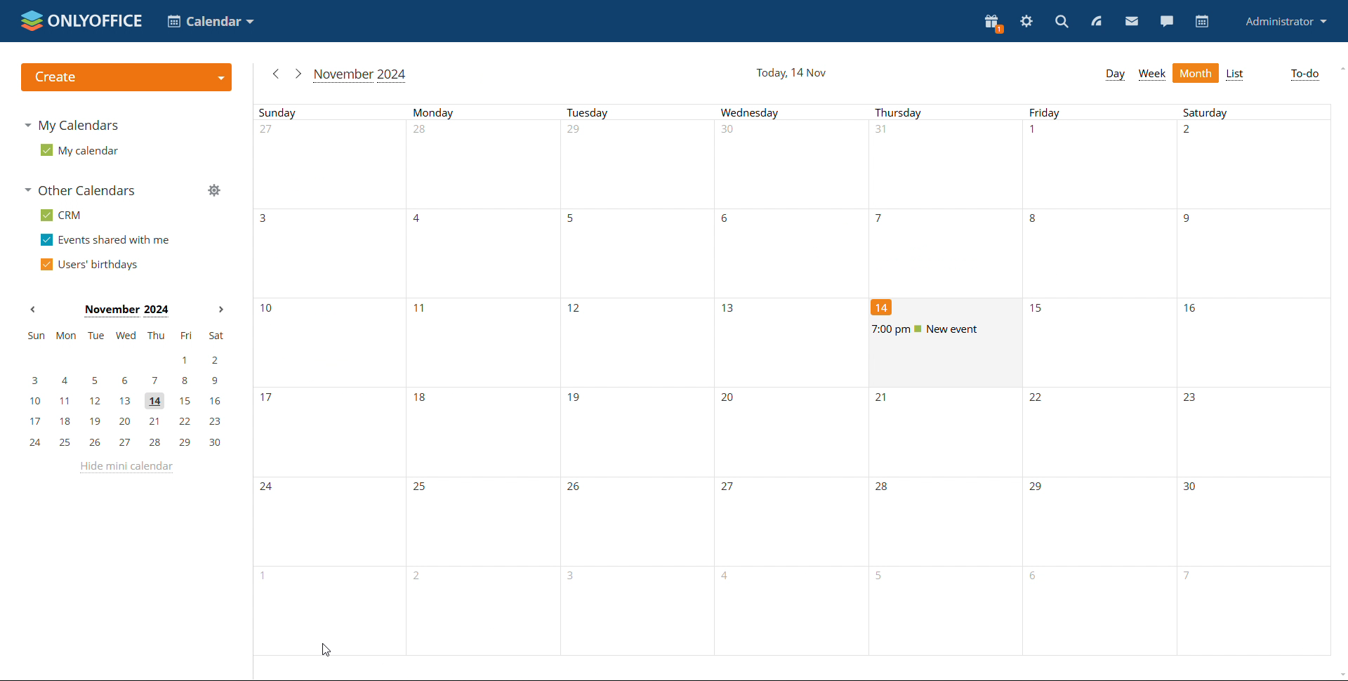 The width and height of the screenshot is (1348, 681). I want to click on my calendar, so click(80, 150).